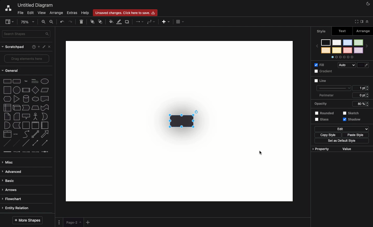 The image size is (373, 227). Describe the element at coordinates (347, 65) in the screenshot. I see `Auto` at that location.